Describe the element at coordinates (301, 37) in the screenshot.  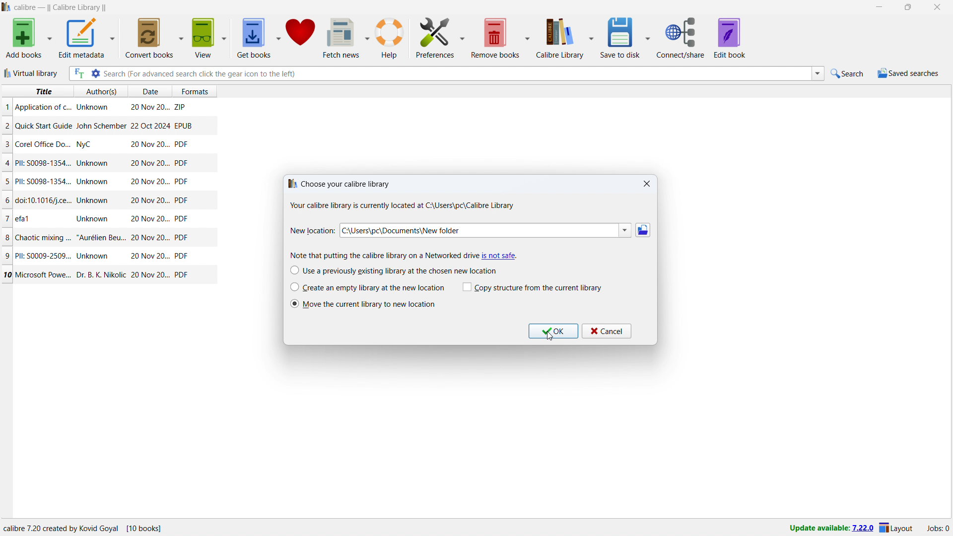
I see `donate to calibre` at that location.